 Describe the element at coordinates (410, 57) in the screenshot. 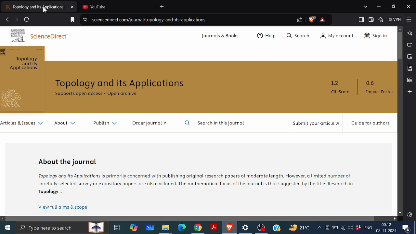

I see `Wallet` at that location.